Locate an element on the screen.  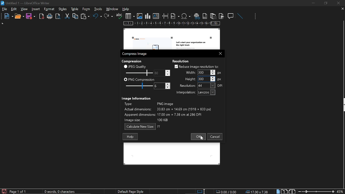
jpeg quality scale is located at coordinates (138, 72).